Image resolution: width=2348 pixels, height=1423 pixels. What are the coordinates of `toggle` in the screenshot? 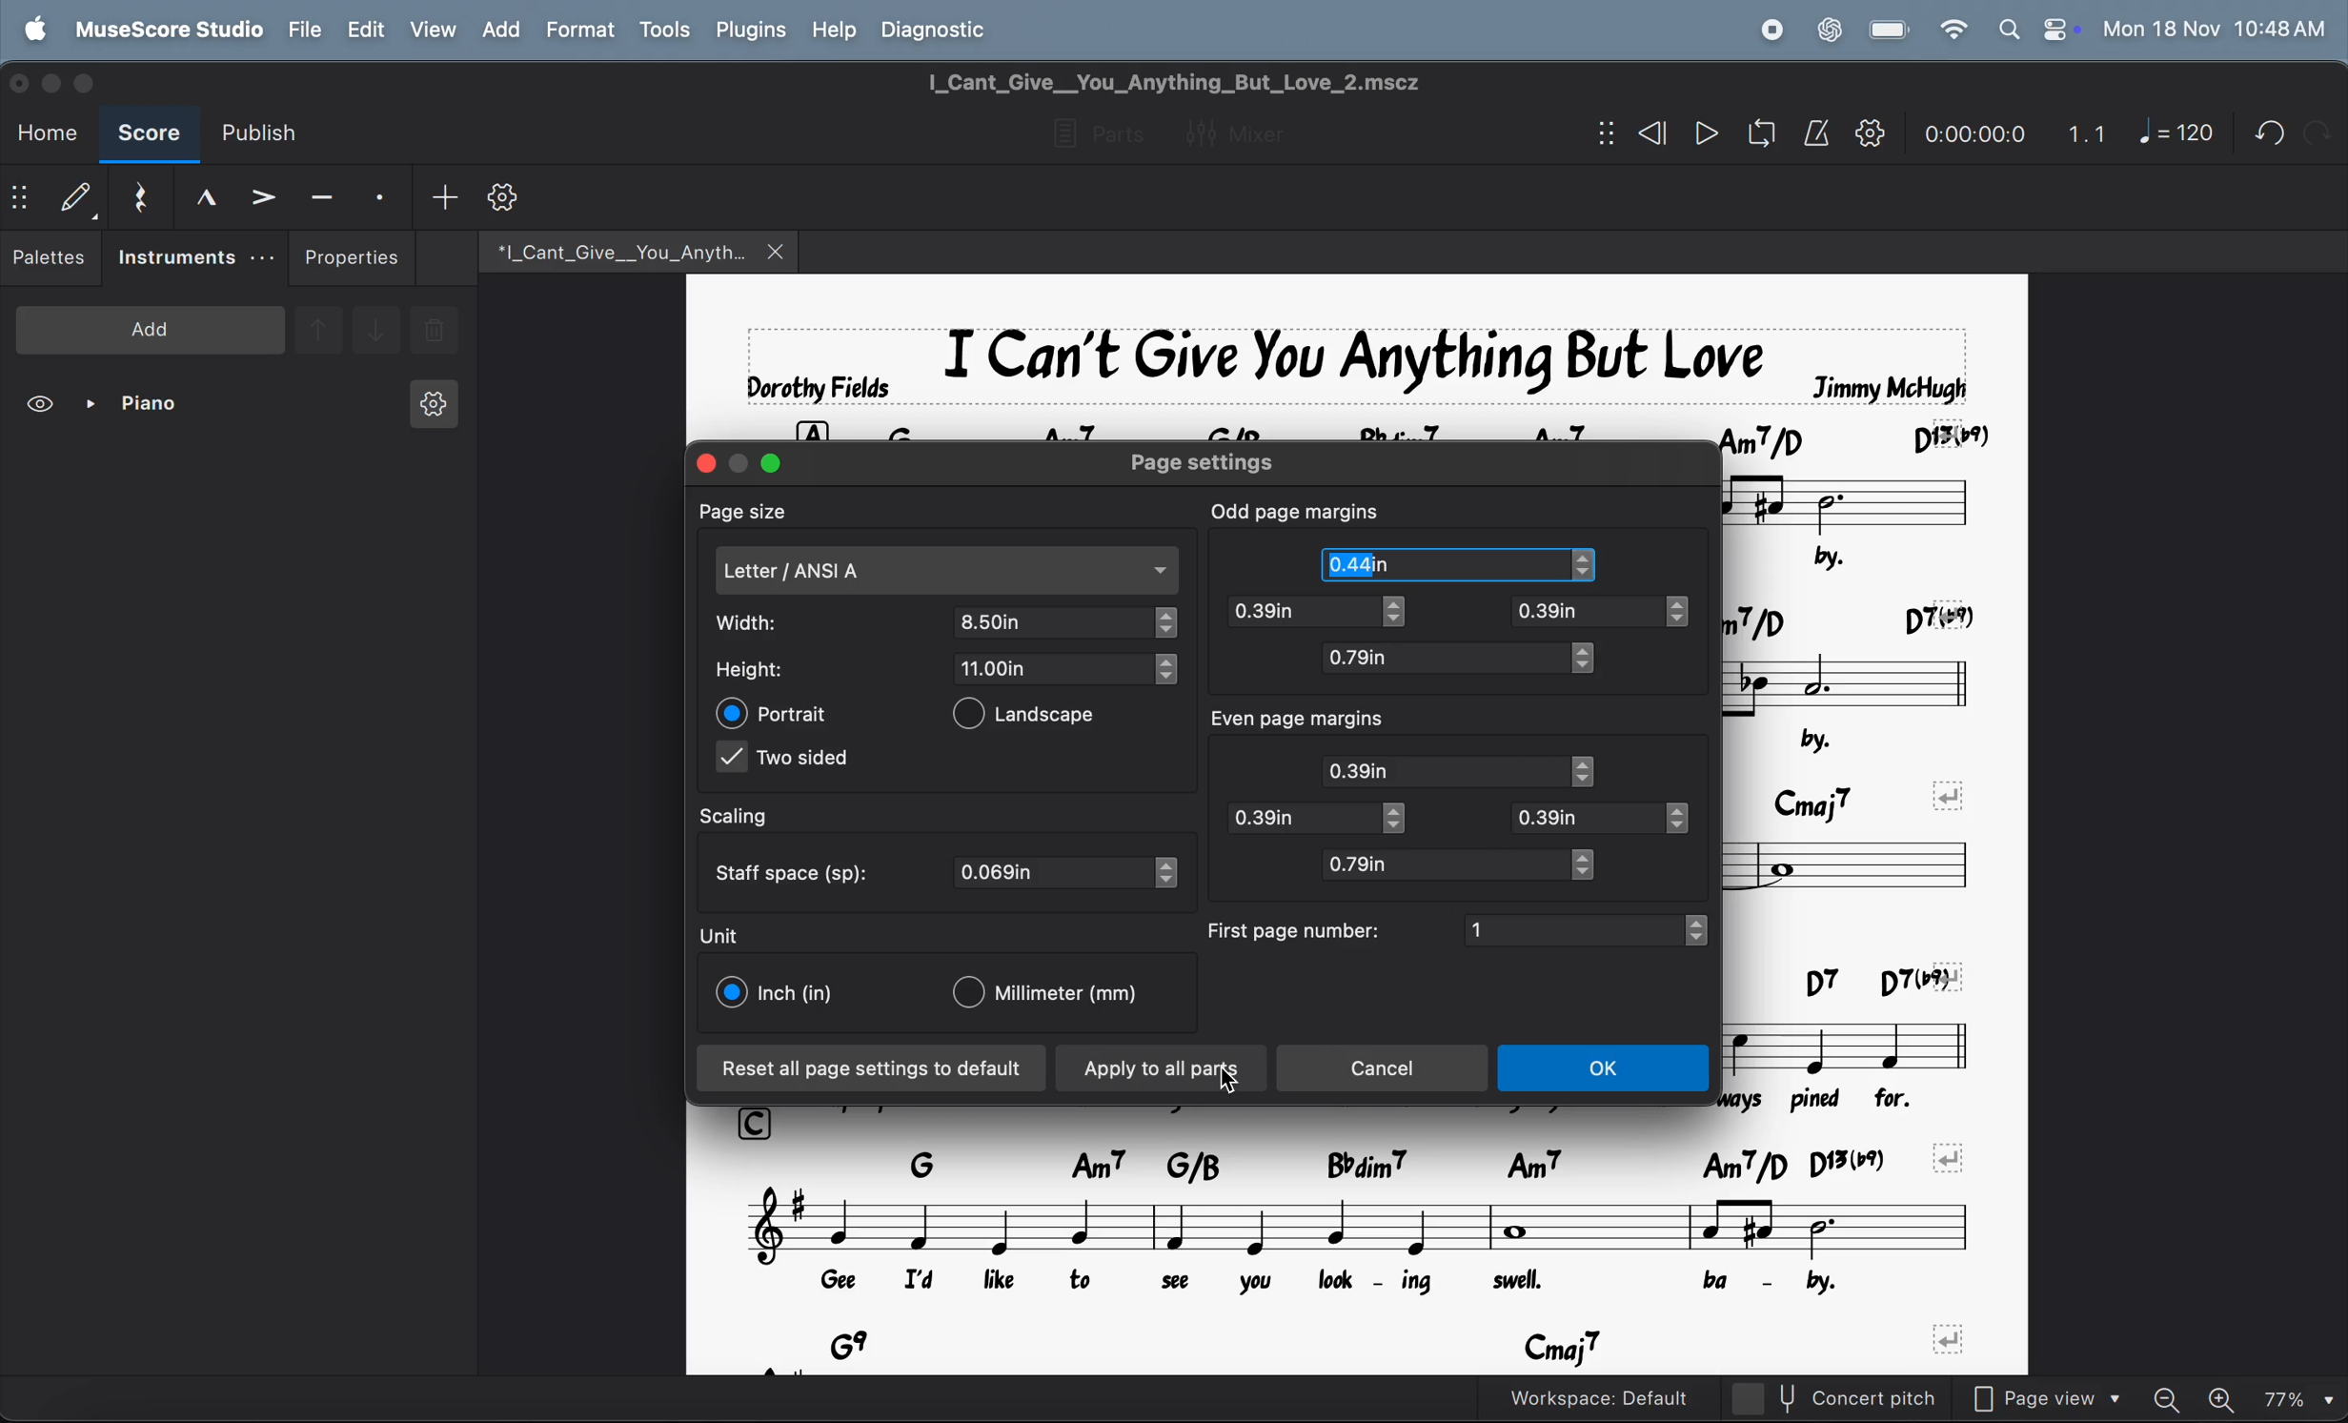 It's located at (1589, 771).